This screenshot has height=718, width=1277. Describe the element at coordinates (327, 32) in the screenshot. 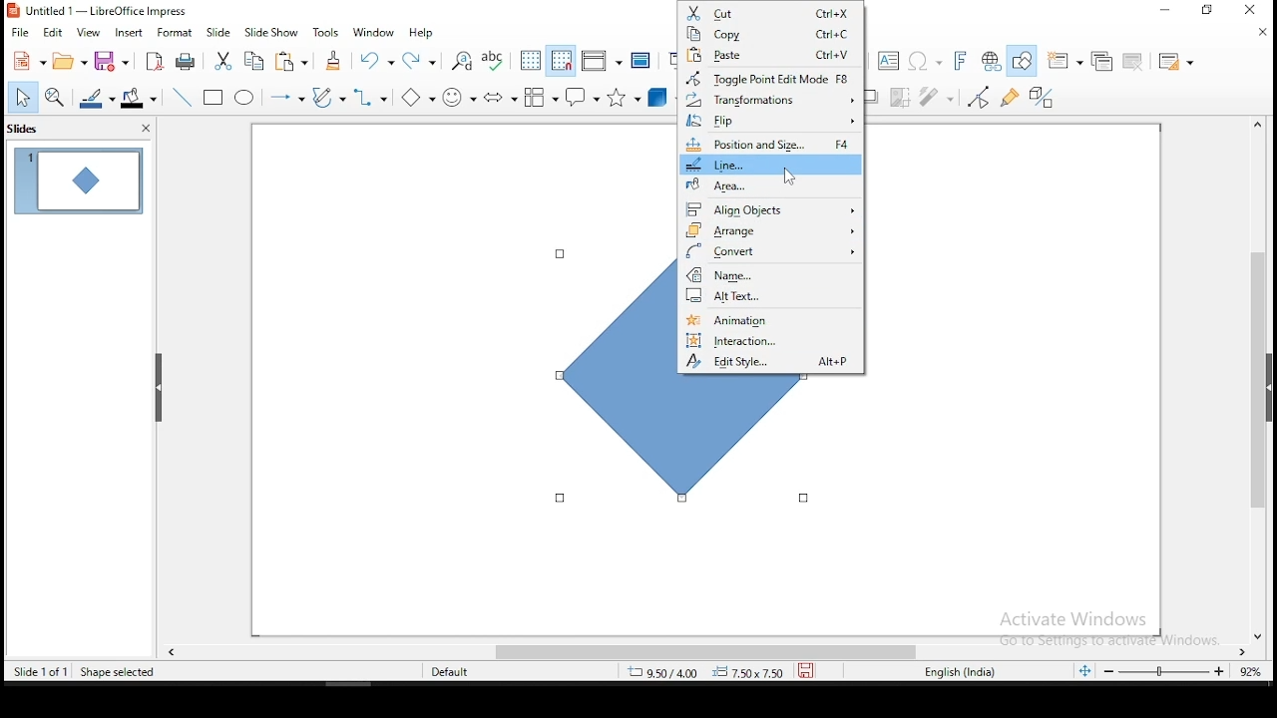

I see `tools` at that location.